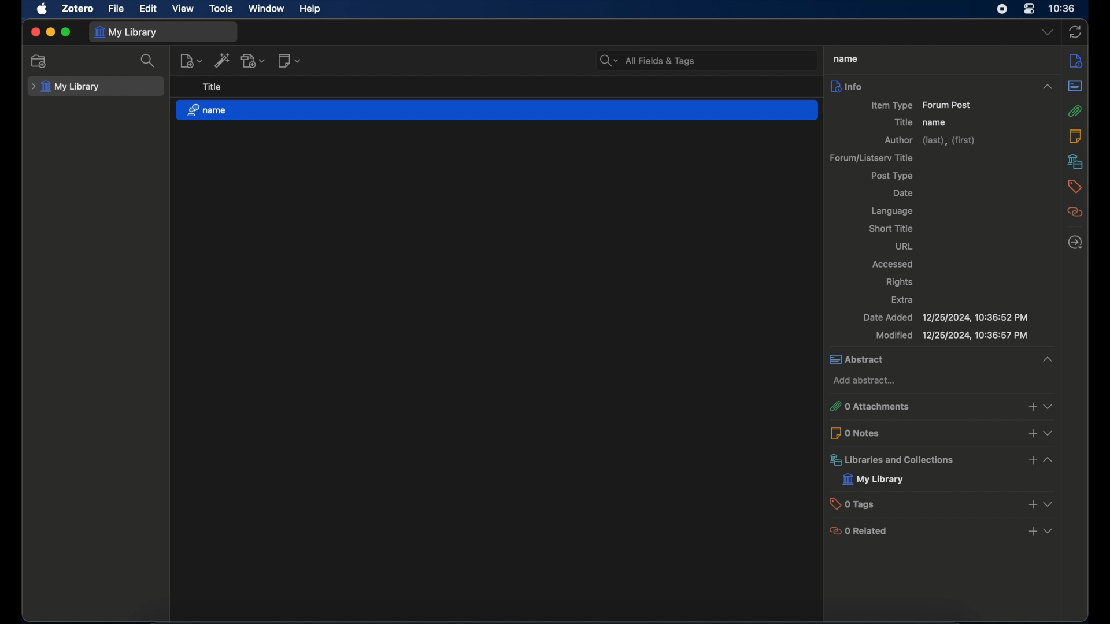 The width and height of the screenshot is (1110, 624). What do you see at coordinates (894, 175) in the screenshot?
I see `ost type` at bounding box center [894, 175].